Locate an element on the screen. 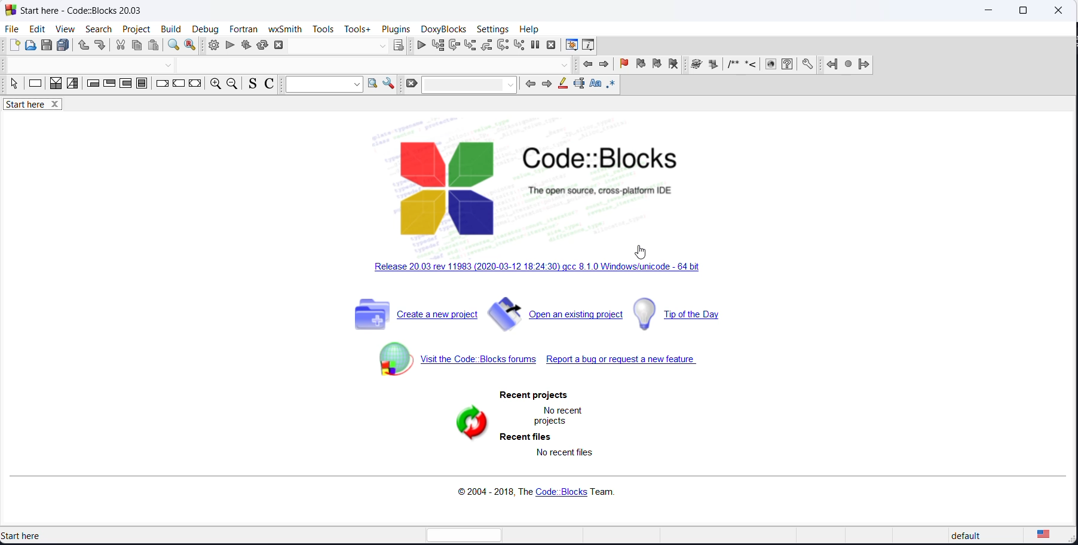 The width and height of the screenshot is (1078, 545). dropdown is located at coordinates (170, 65).